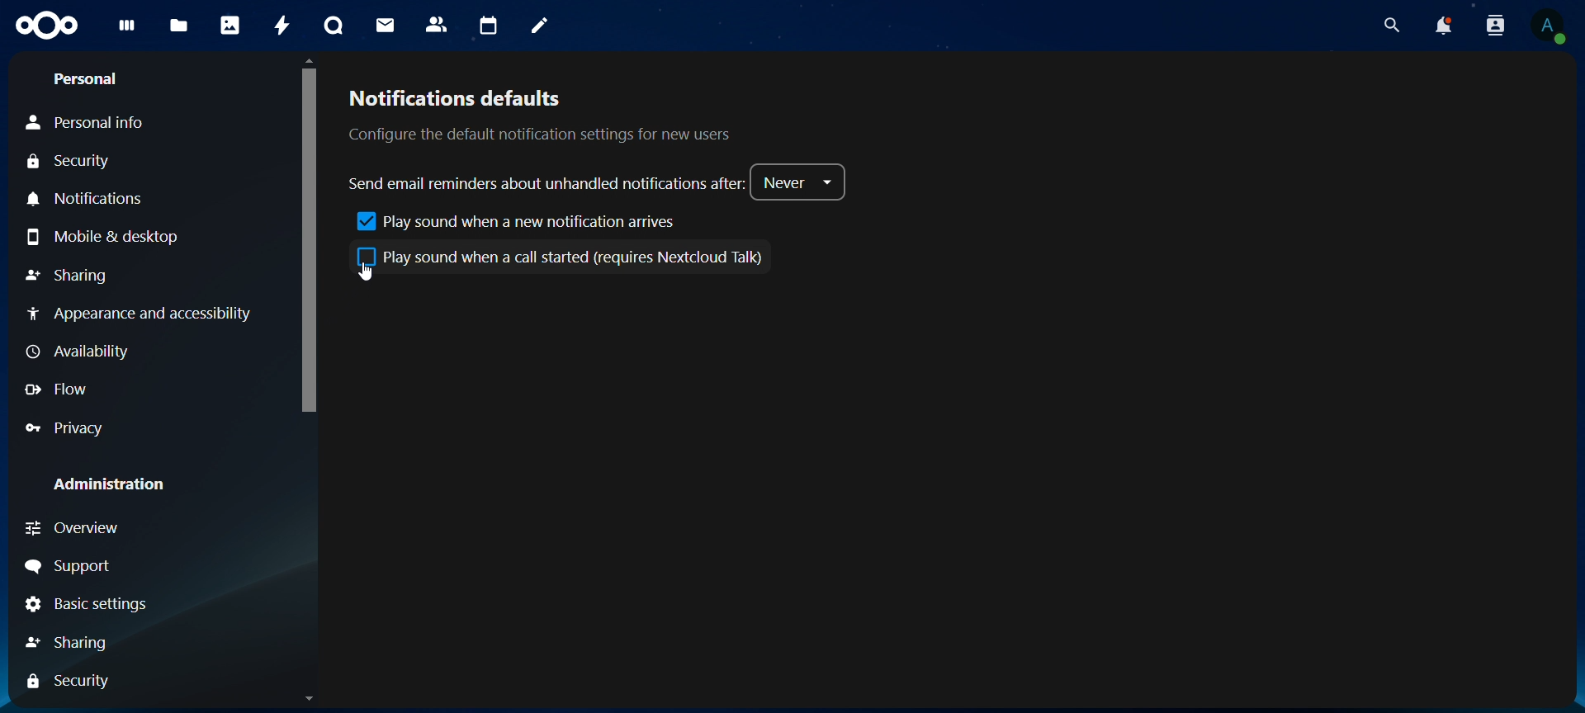  What do you see at coordinates (1445, 29) in the screenshot?
I see `notifications` at bounding box center [1445, 29].